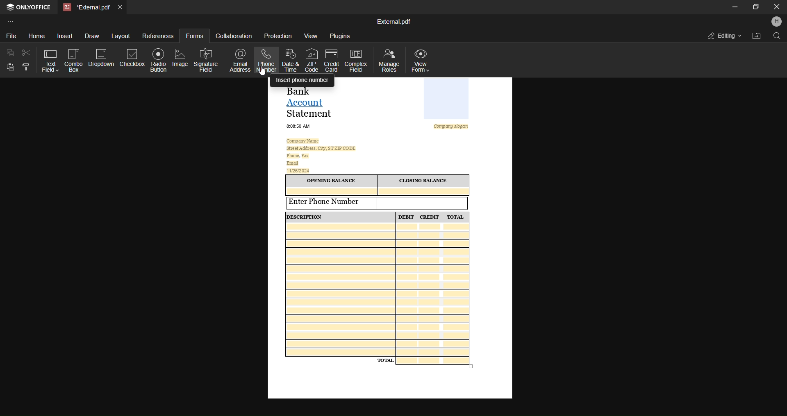 The image size is (787, 416). What do you see at coordinates (26, 51) in the screenshot?
I see `cut` at bounding box center [26, 51].